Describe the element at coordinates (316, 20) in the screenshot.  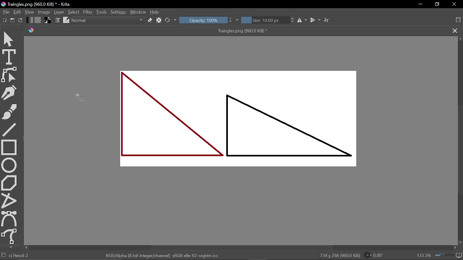
I see `Vertical mirror tool` at that location.